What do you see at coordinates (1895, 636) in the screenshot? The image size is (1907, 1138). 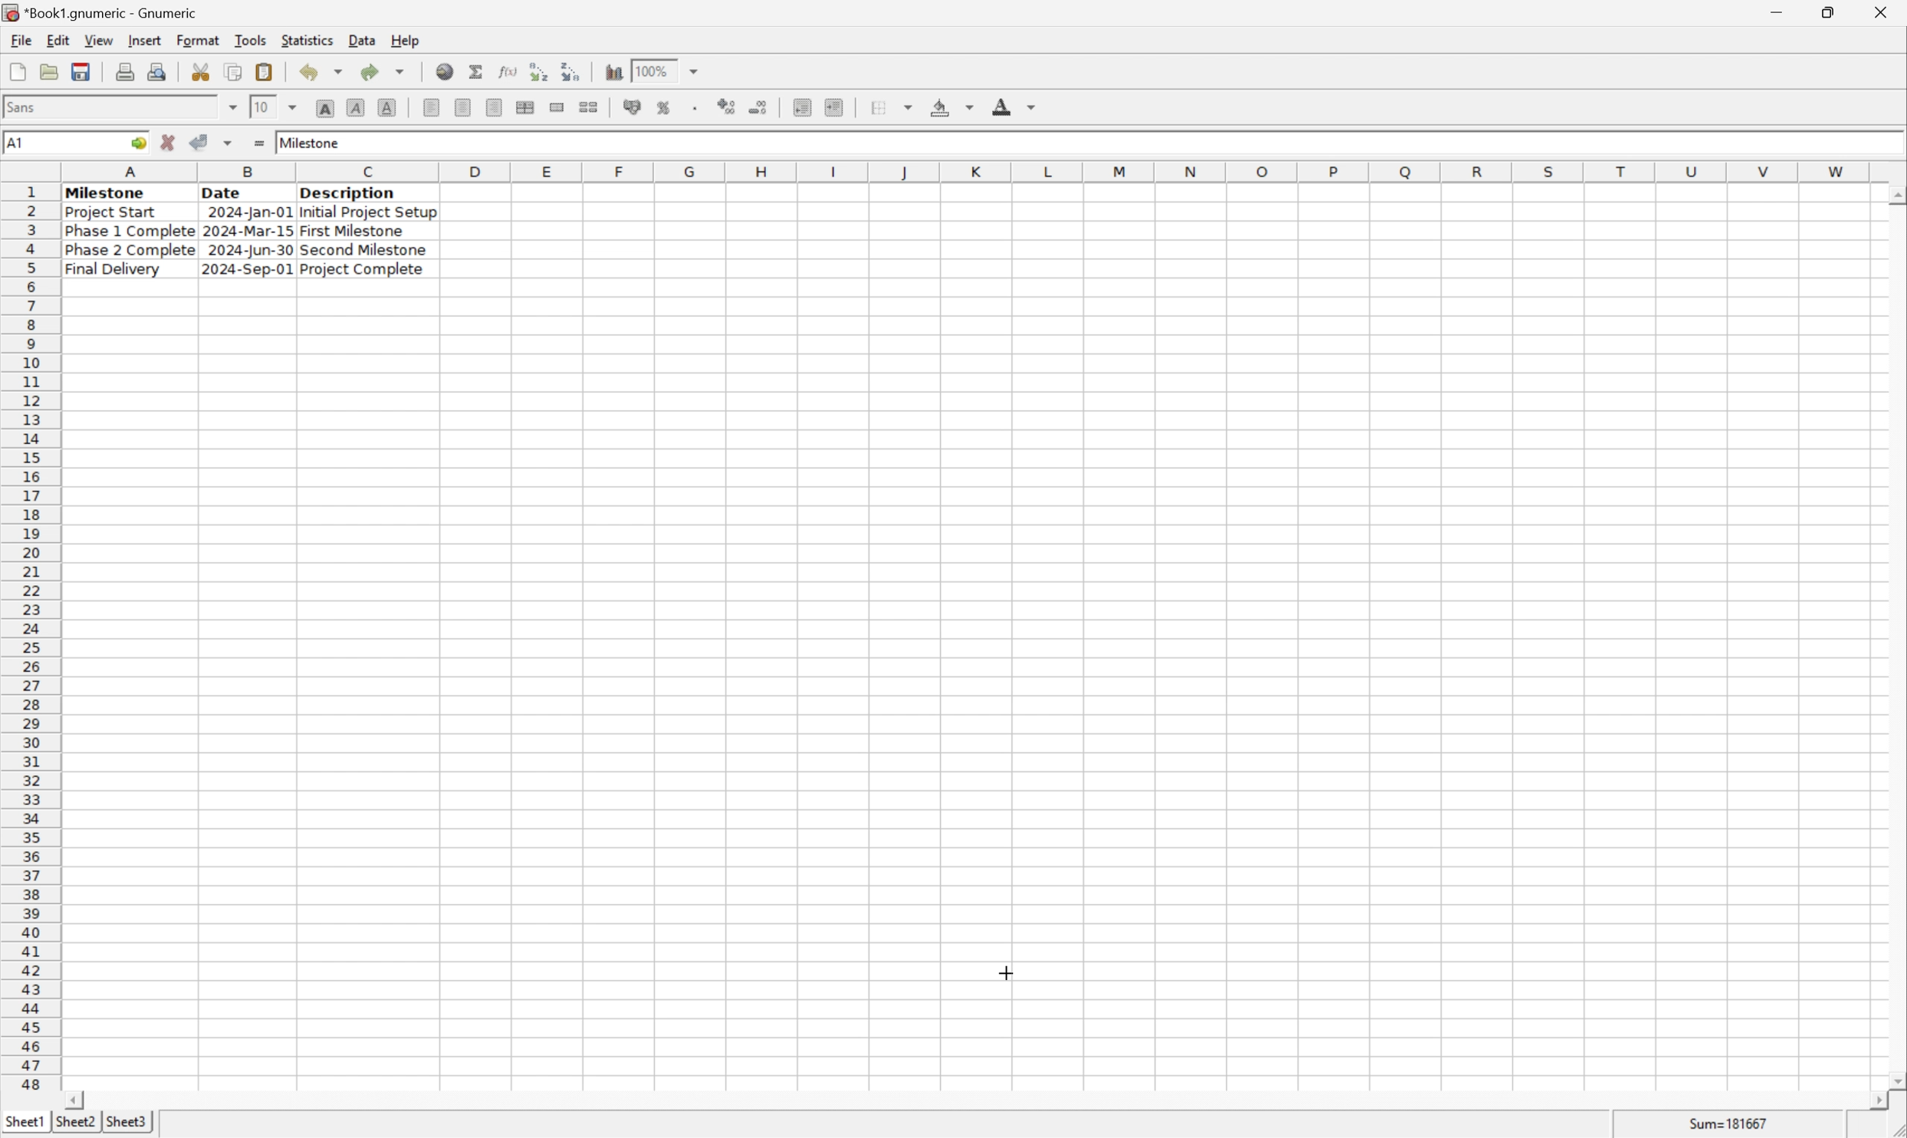 I see `scroll bar` at bounding box center [1895, 636].